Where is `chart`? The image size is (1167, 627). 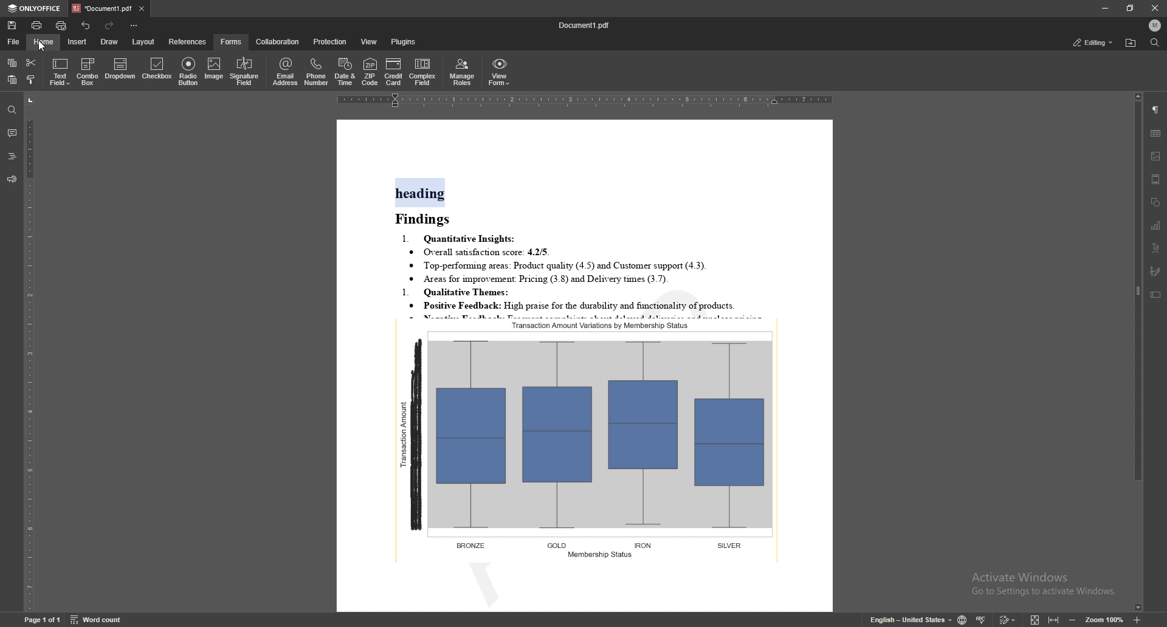
chart is located at coordinates (1156, 225).